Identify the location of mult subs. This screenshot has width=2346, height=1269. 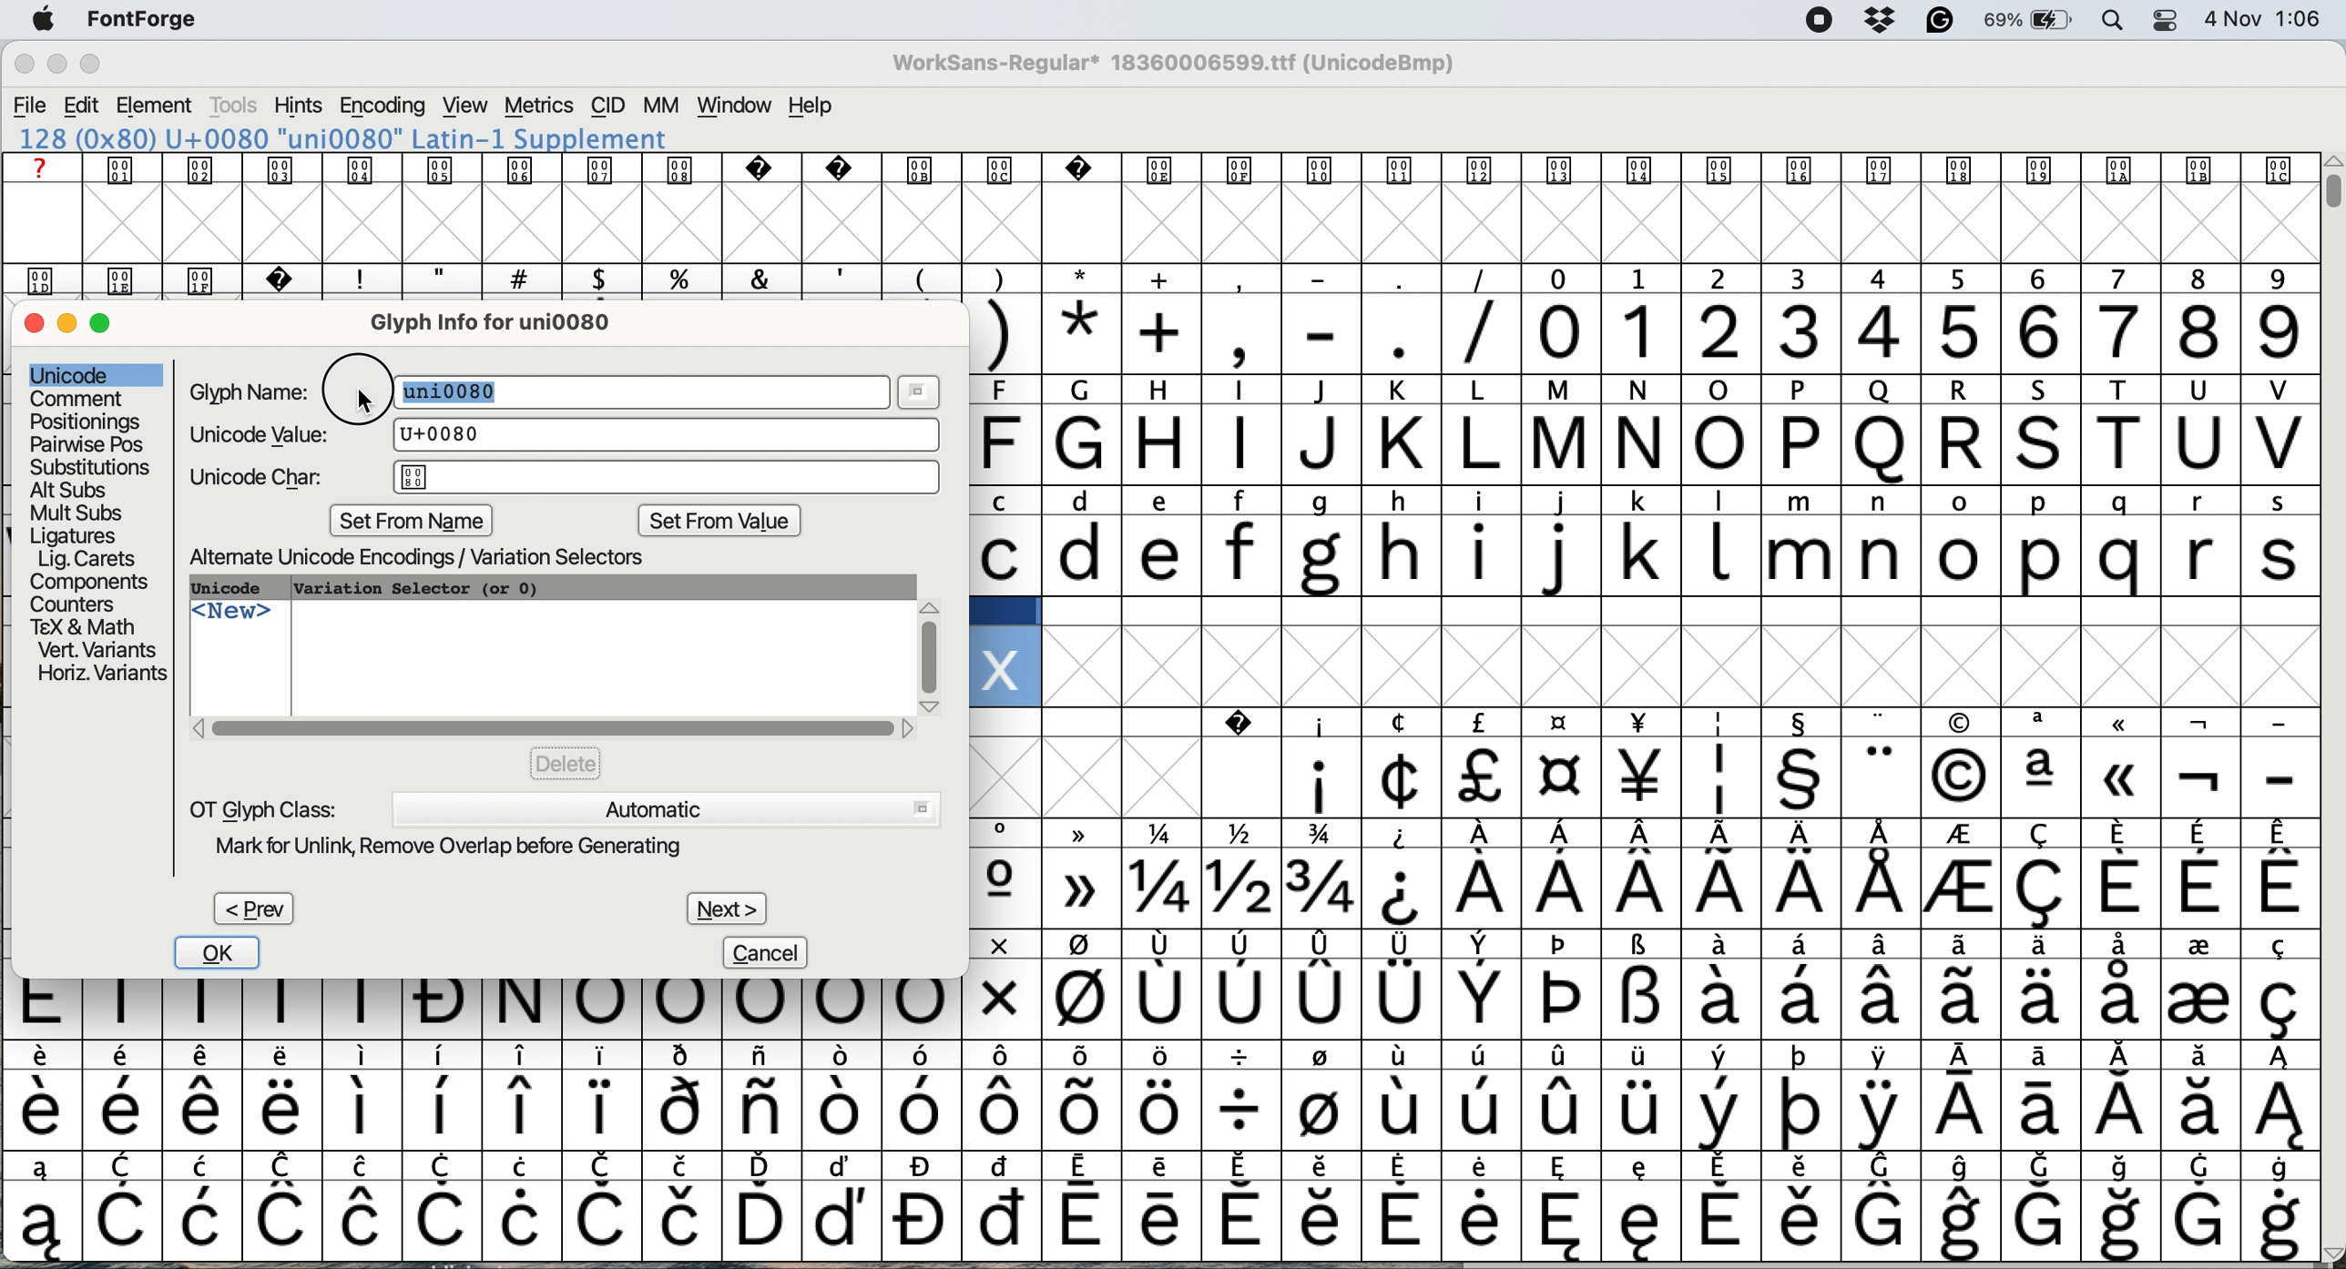
(73, 513).